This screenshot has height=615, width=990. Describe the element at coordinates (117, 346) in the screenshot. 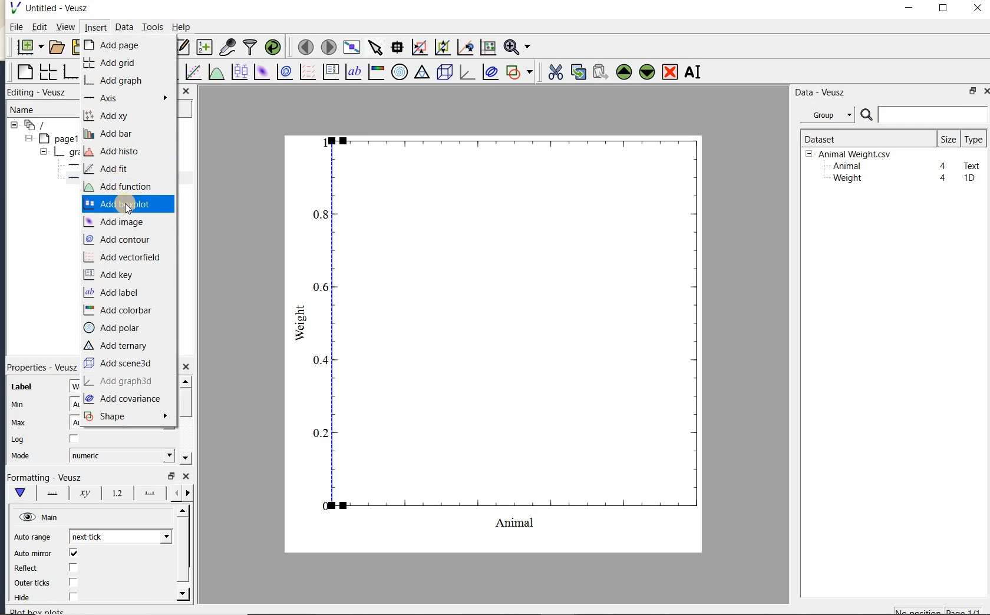

I see `add ternary` at that location.